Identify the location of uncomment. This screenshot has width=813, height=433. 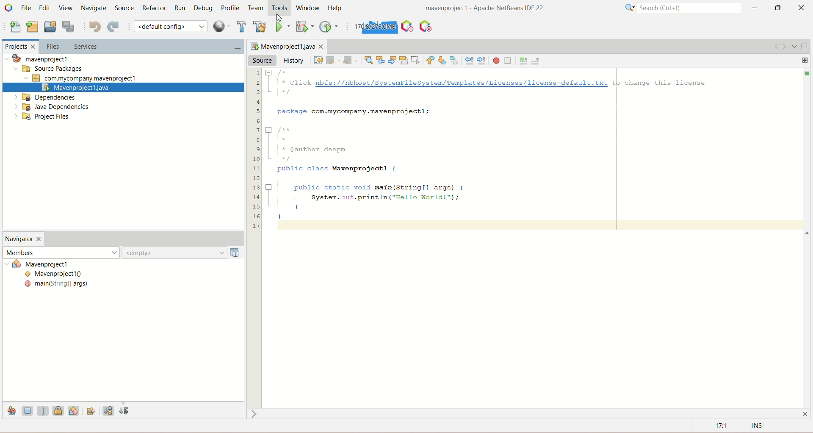
(537, 60).